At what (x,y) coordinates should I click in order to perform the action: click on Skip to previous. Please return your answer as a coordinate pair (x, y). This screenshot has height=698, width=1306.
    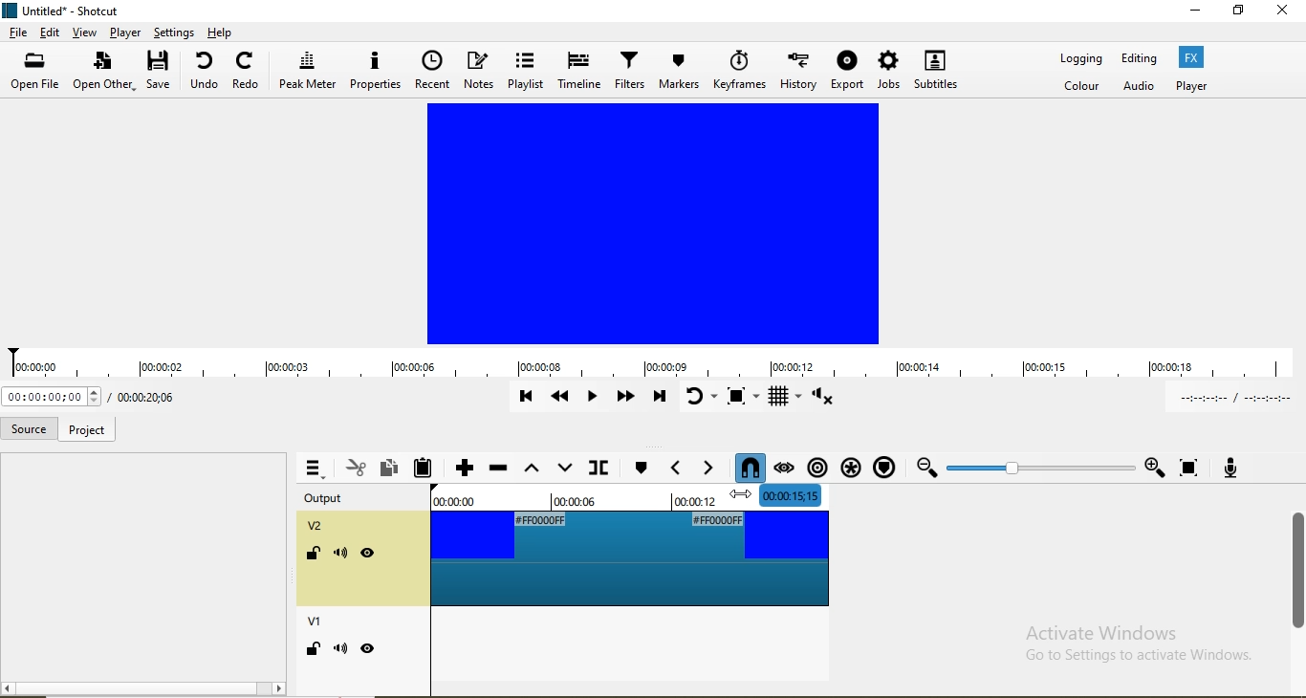
    Looking at the image, I should click on (526, 397).